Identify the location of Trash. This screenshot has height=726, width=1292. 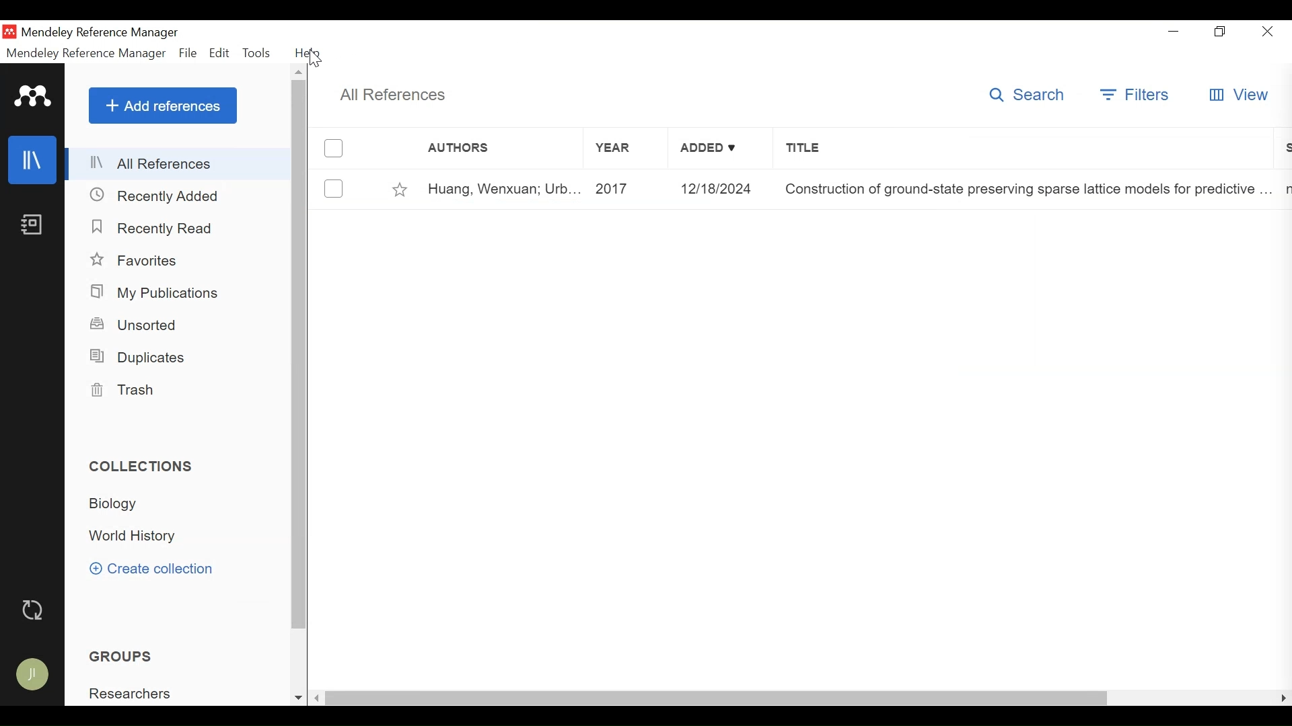
(127, 389).